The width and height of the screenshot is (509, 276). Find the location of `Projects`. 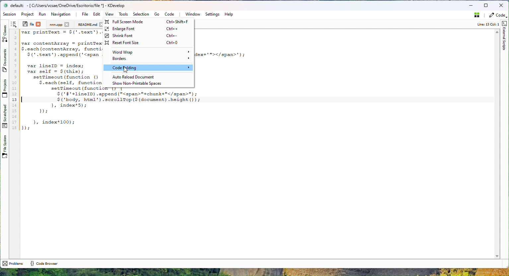

Projects is located at coordinates (4, 88).